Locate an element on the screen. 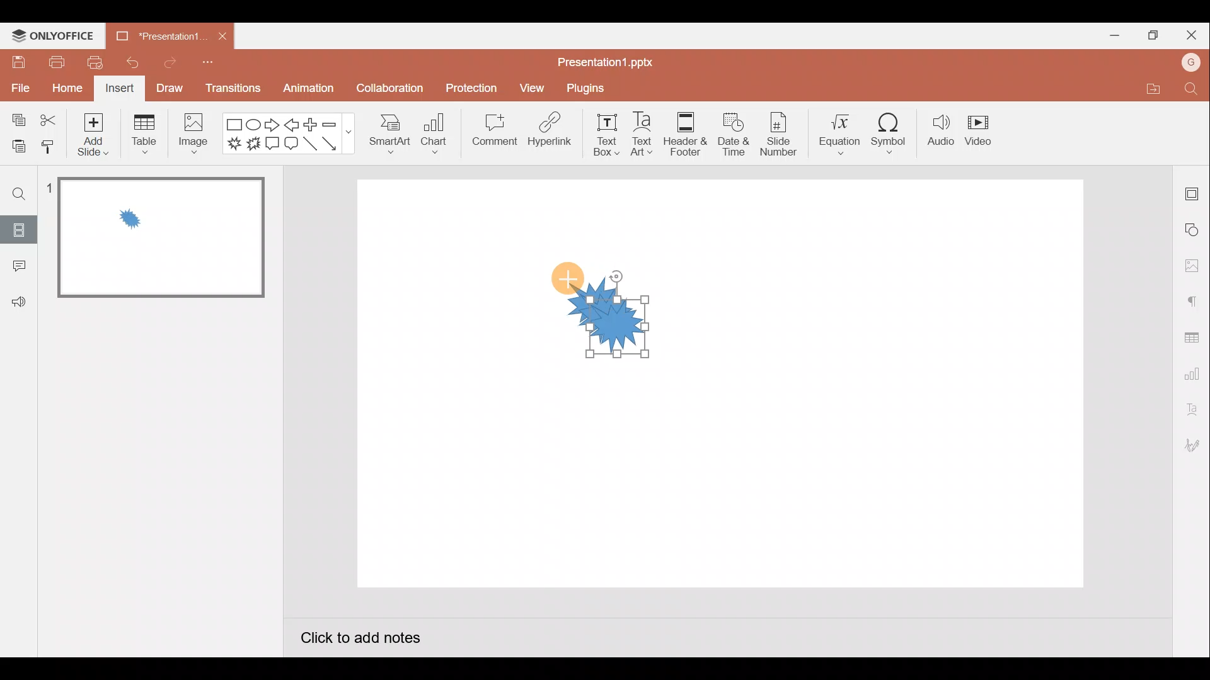 Image resolution: width=1210 pixels, height=680 pixels. Insert is located at coordinates (121, 89).